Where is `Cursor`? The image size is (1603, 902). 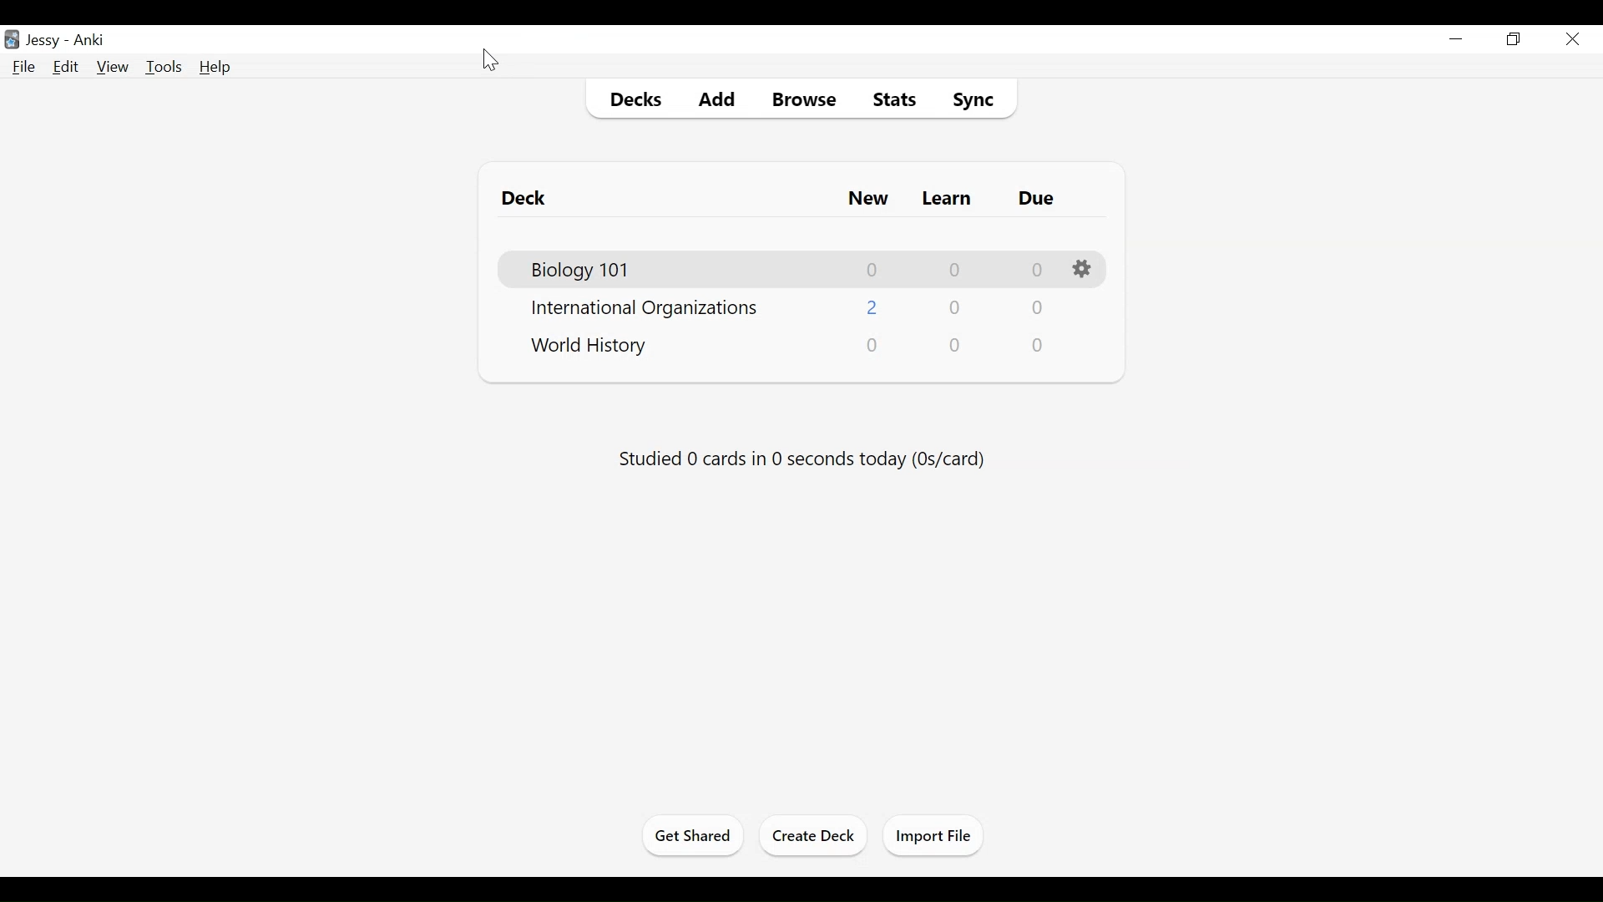
Cursor is located at coordinates (494, 60).